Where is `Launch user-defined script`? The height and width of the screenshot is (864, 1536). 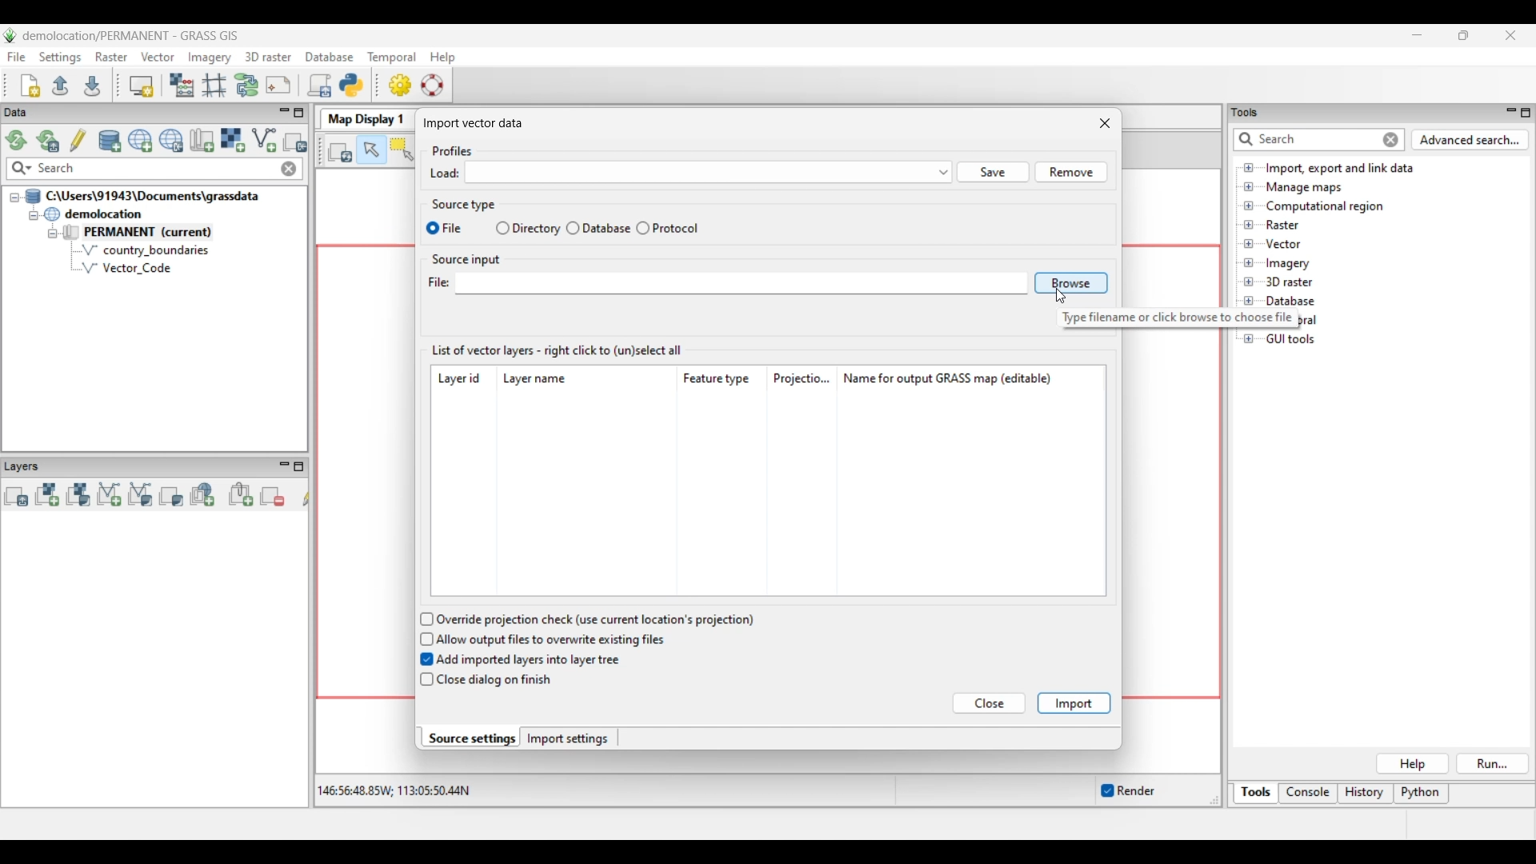 Launch user-defined script is located at coordinates (318, 85).